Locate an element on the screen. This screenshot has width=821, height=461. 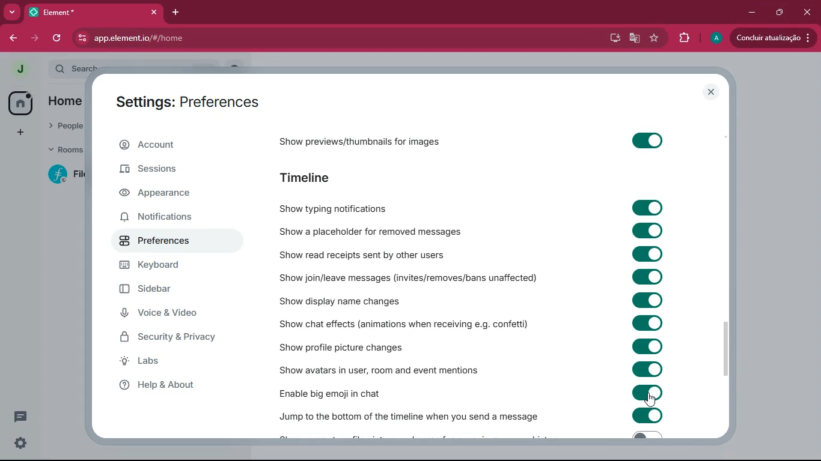
timeline is located at coordinates (307, 178).